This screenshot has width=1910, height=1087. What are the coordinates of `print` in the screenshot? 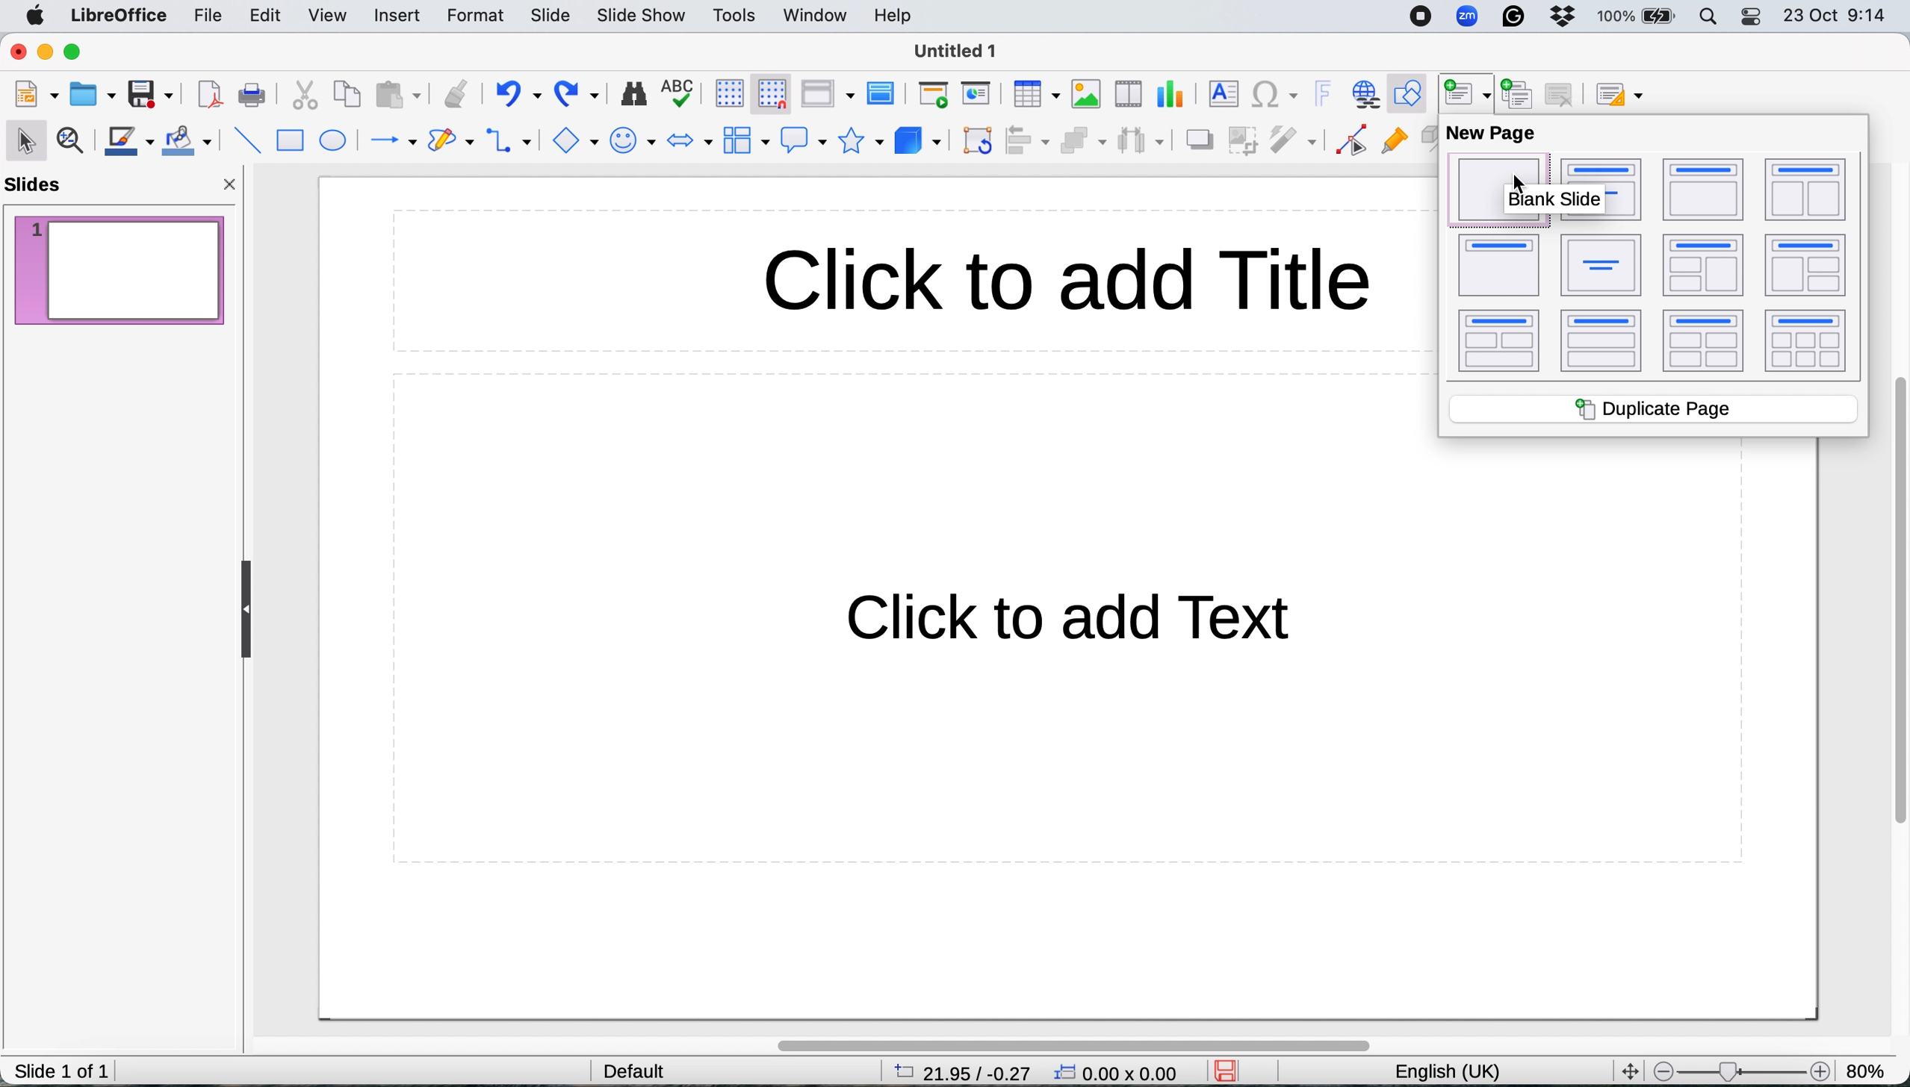 It's located at (256, 97).